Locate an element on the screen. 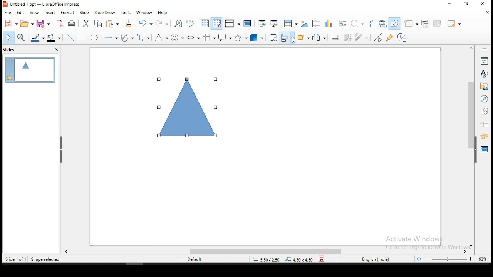  styles is located at coordinates (485, 75).